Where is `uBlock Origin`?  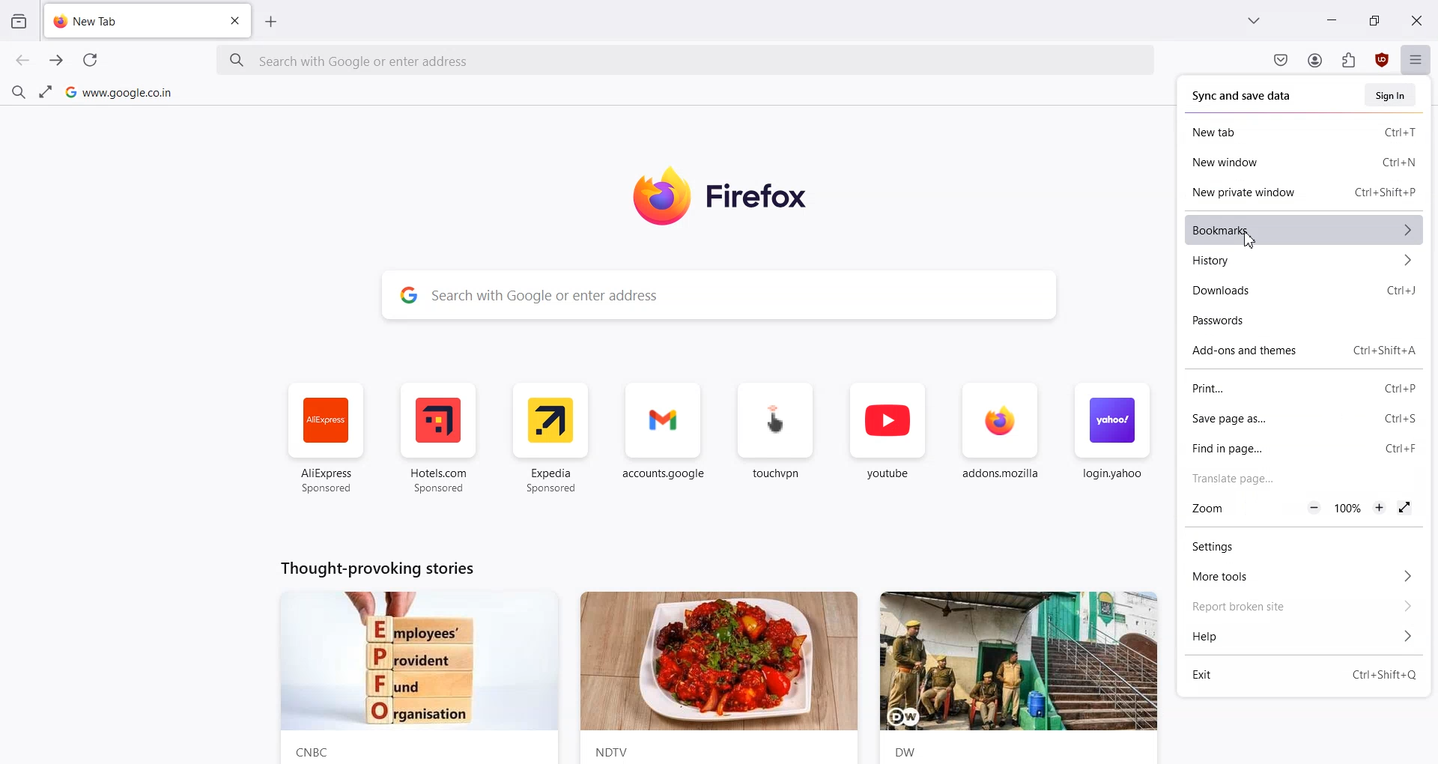
uBlock Origin is located at coordinates (1381, 60).